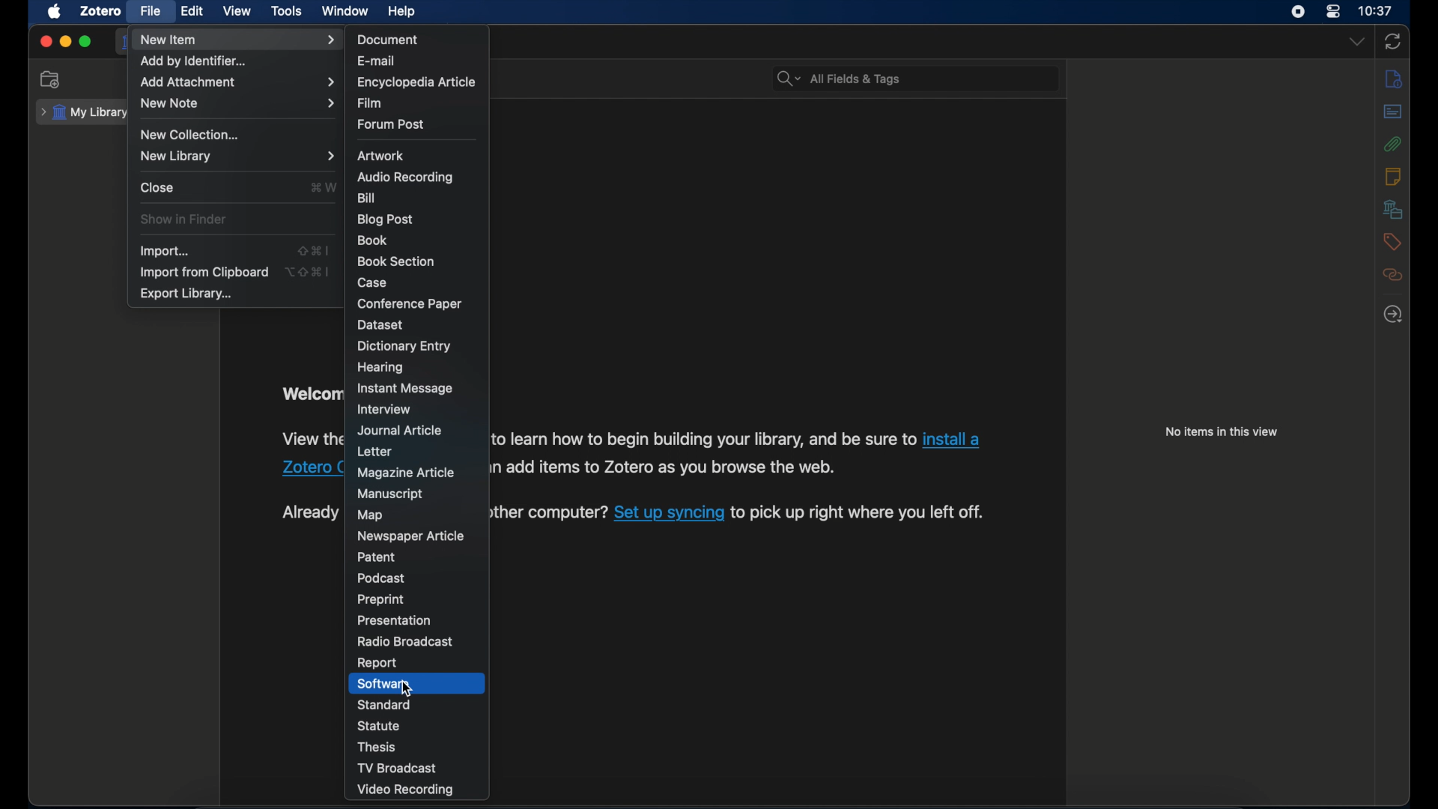  What do you see at coordinates (235, 156) in the screenshot?
I see `new library` at bounding box center [235, 156].